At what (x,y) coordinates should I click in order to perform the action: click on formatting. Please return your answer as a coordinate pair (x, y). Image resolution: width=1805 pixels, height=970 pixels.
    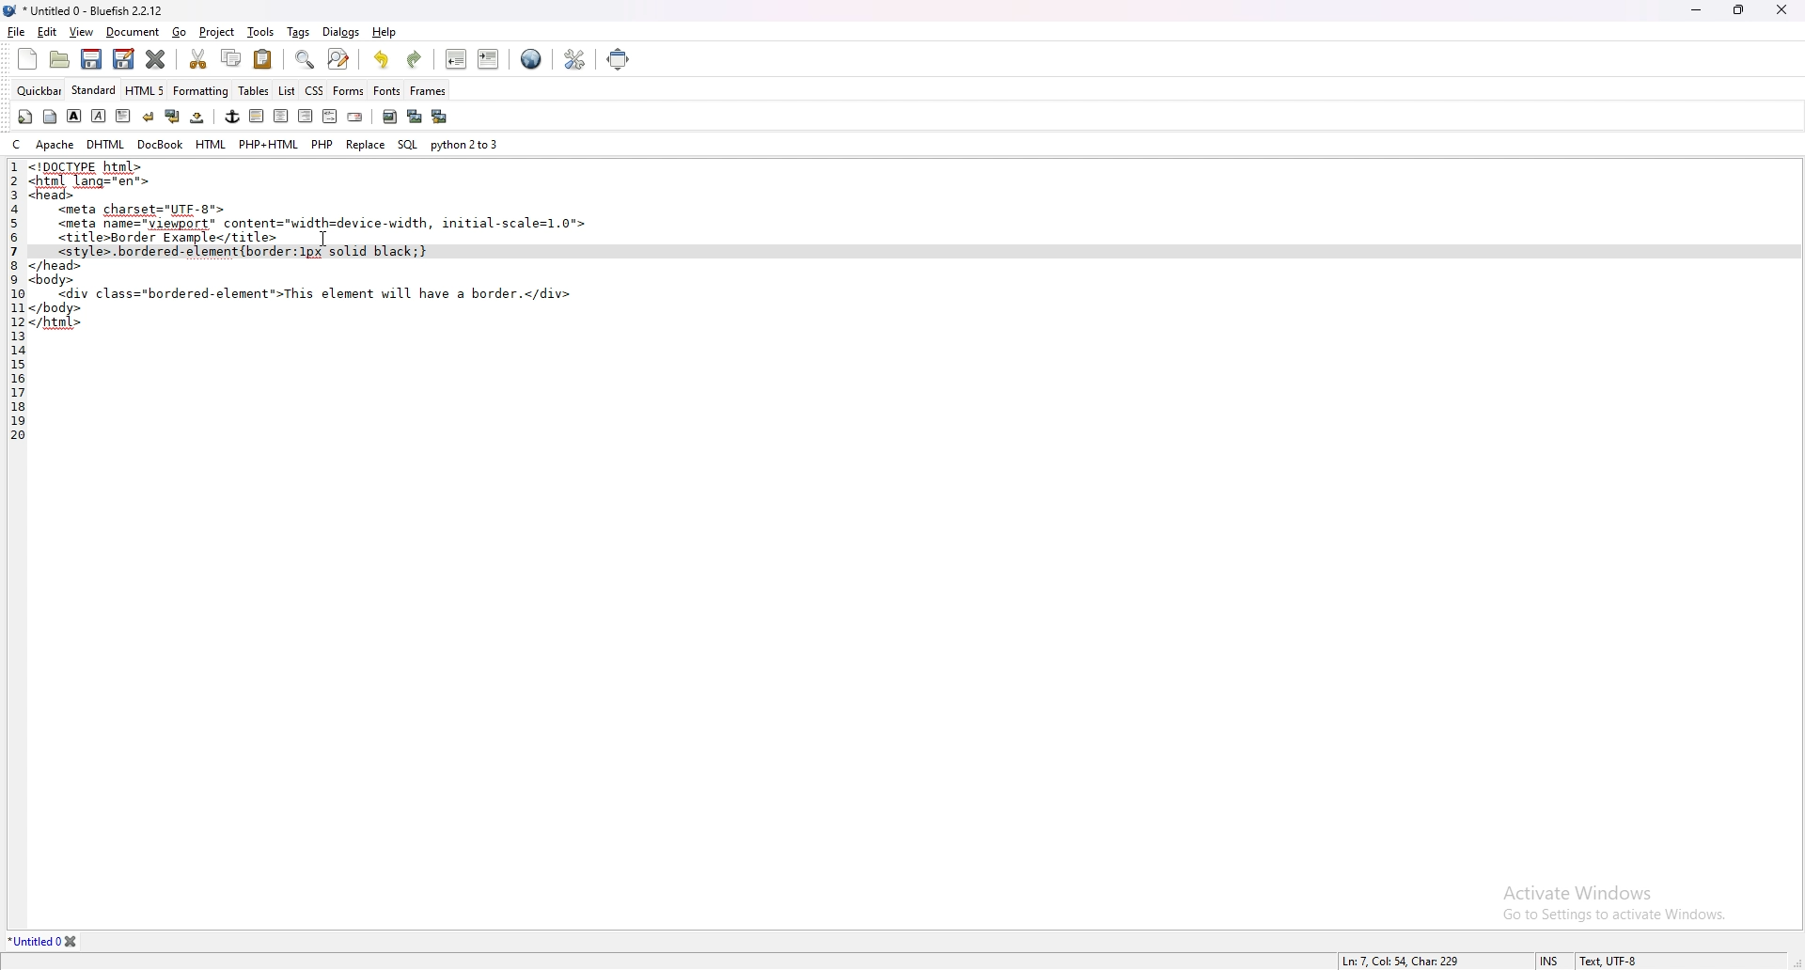
    Looking at the image, I should click on (201, 90).